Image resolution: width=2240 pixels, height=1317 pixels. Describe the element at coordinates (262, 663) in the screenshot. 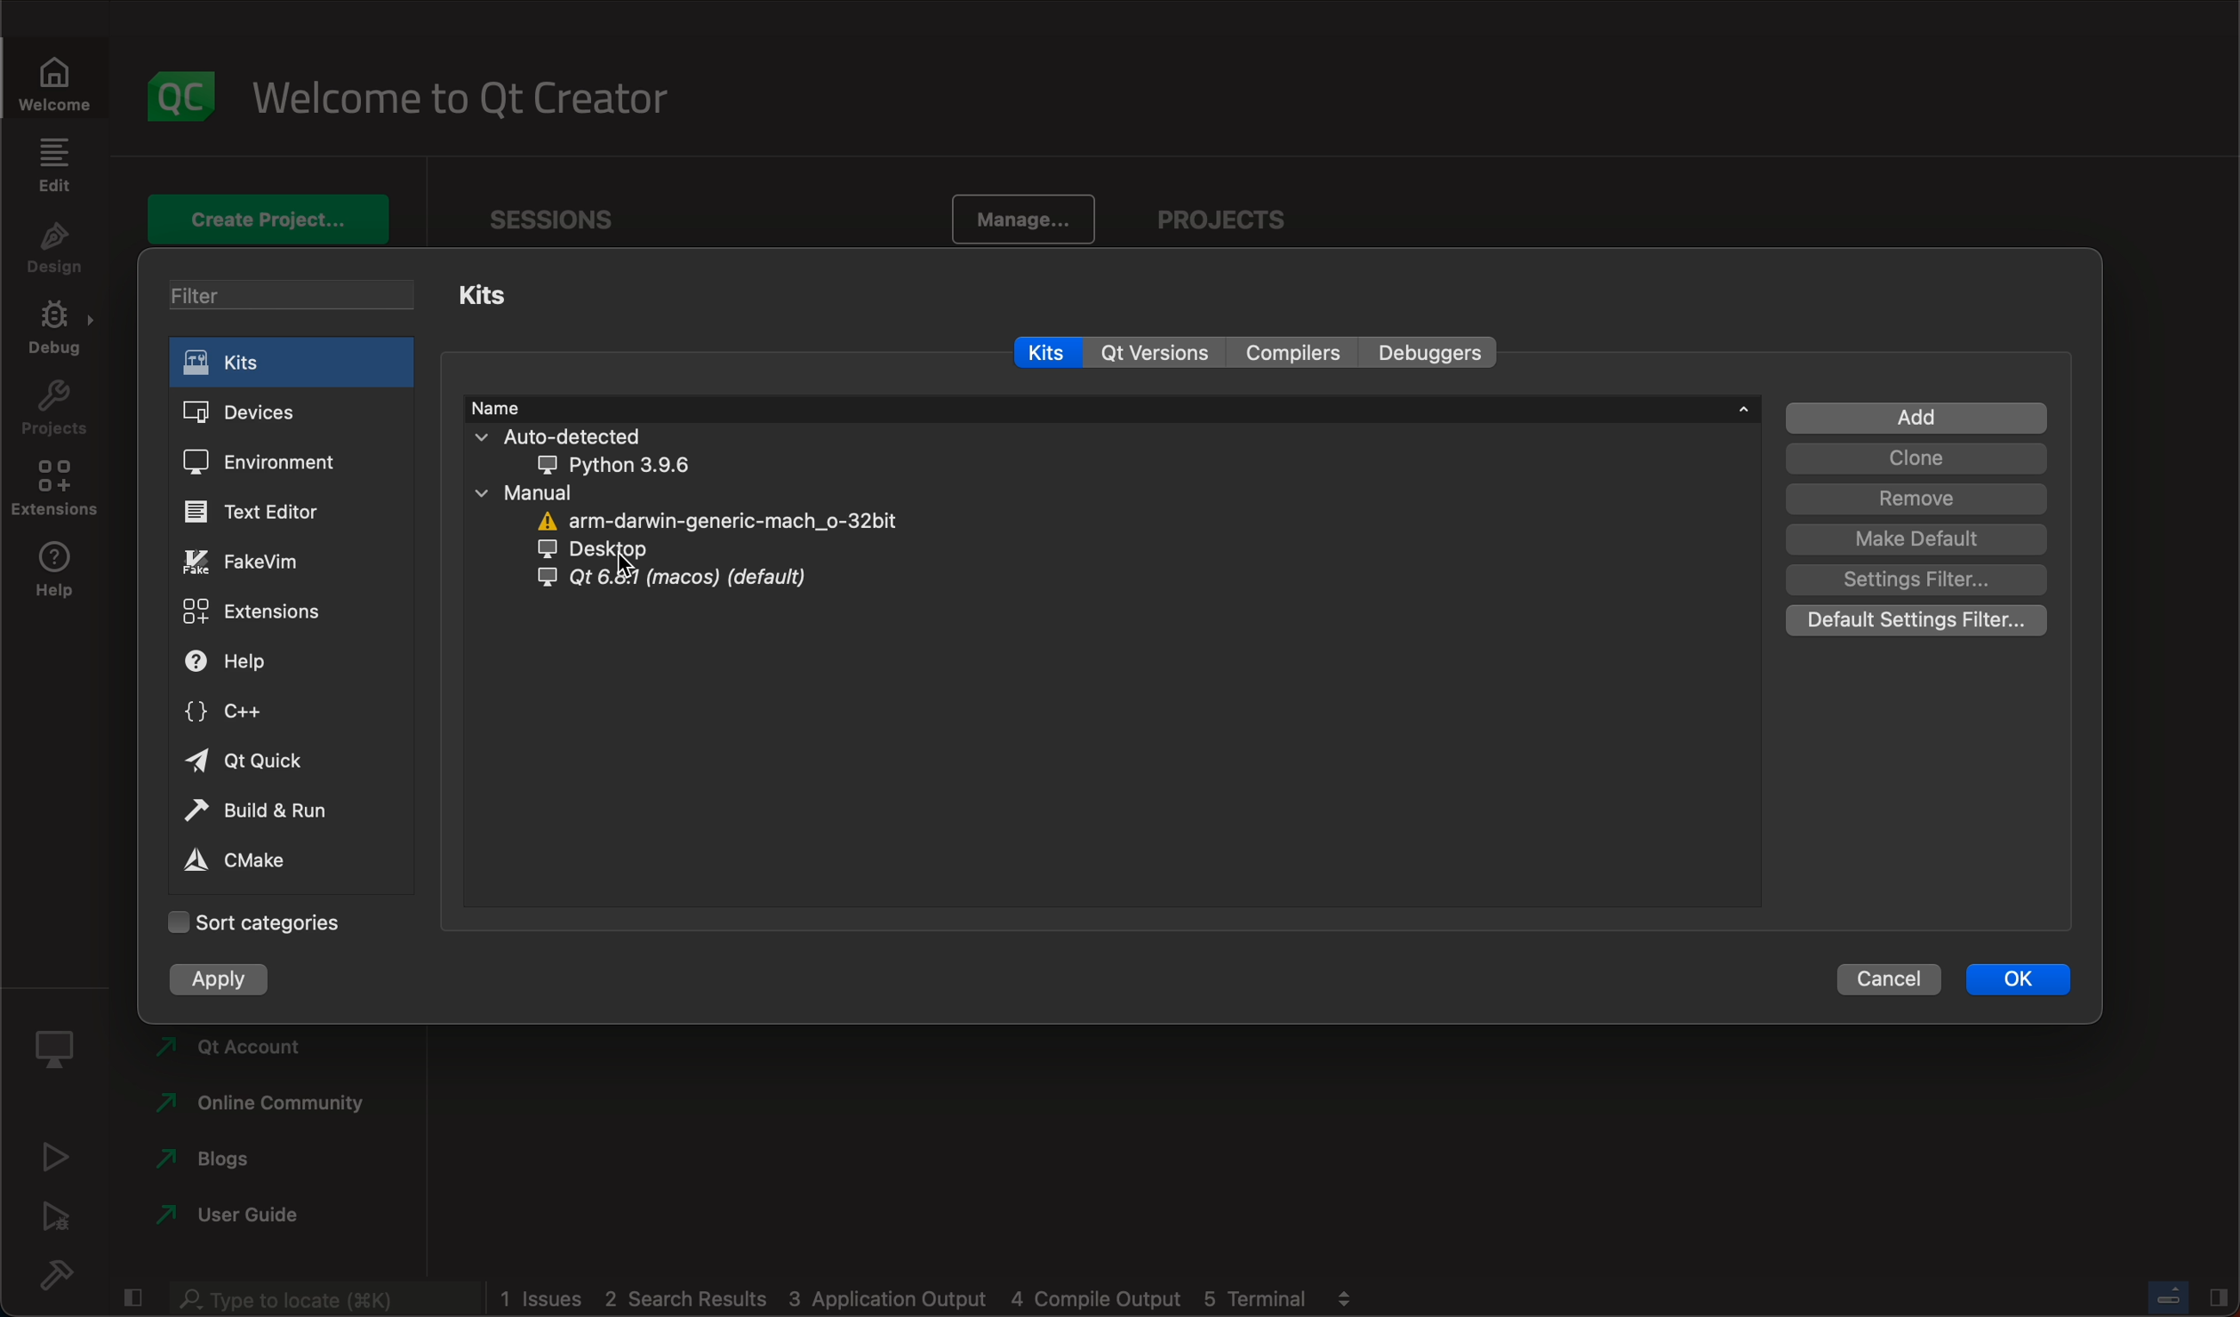

I see `help` at that location.